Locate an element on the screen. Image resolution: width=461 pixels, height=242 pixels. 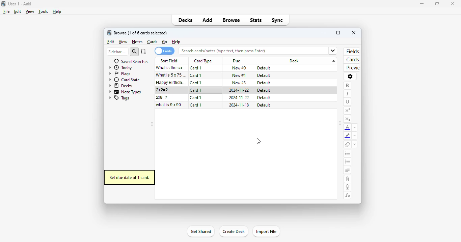
2024-11-18 is located at coordinates (239, 105).